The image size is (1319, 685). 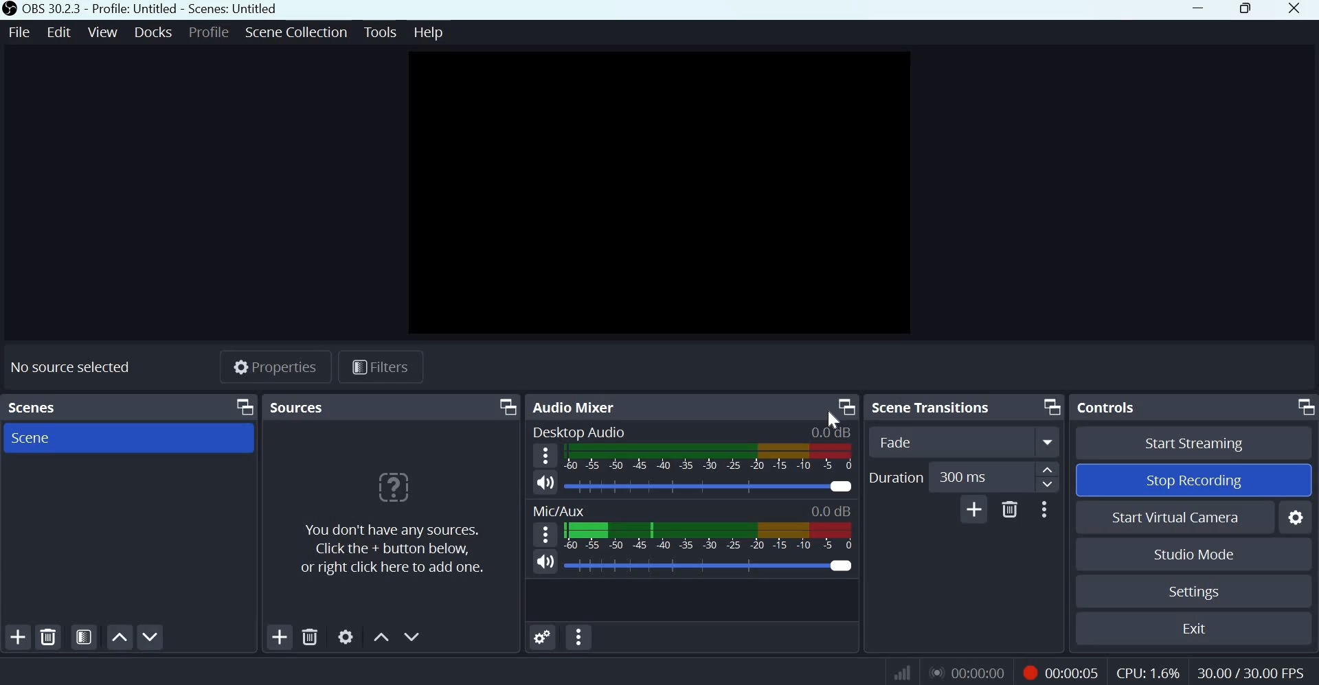 I want to click on Speaker Icon, so click(x=545, y=482).